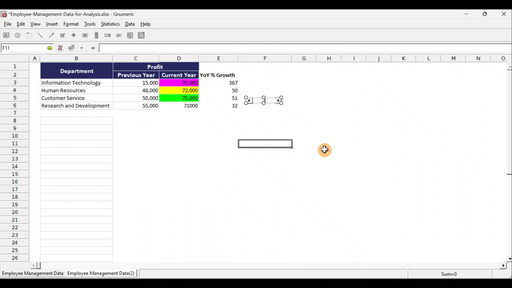 Image resolution: width=512 pixels, height=288 pixels. I want to click on selected cell, so click(267, 144).